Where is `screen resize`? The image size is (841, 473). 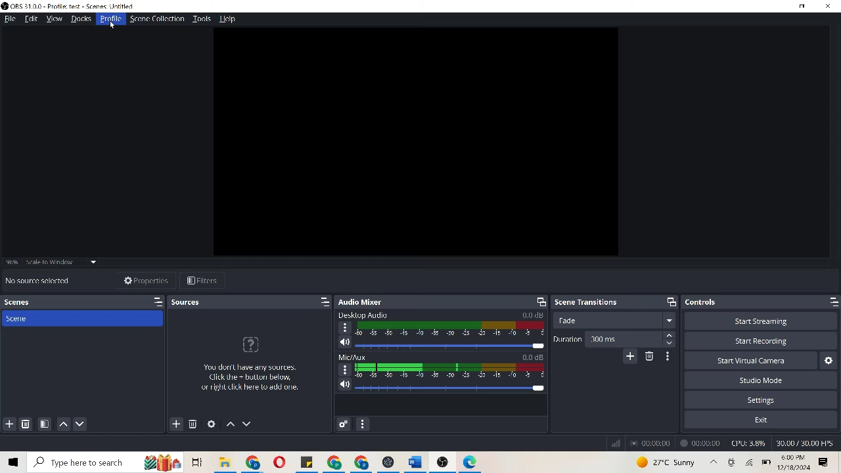
screen resize is located at coordinates (537, 302).